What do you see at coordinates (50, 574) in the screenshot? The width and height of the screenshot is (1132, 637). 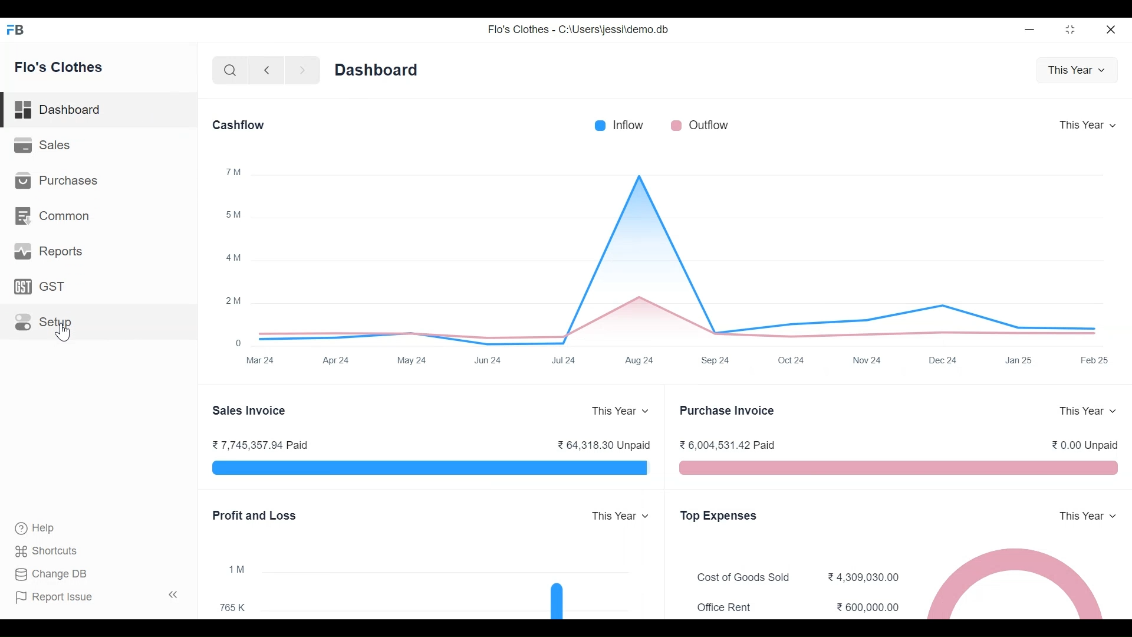 I see `change DB` at bounding box center [50, 574].